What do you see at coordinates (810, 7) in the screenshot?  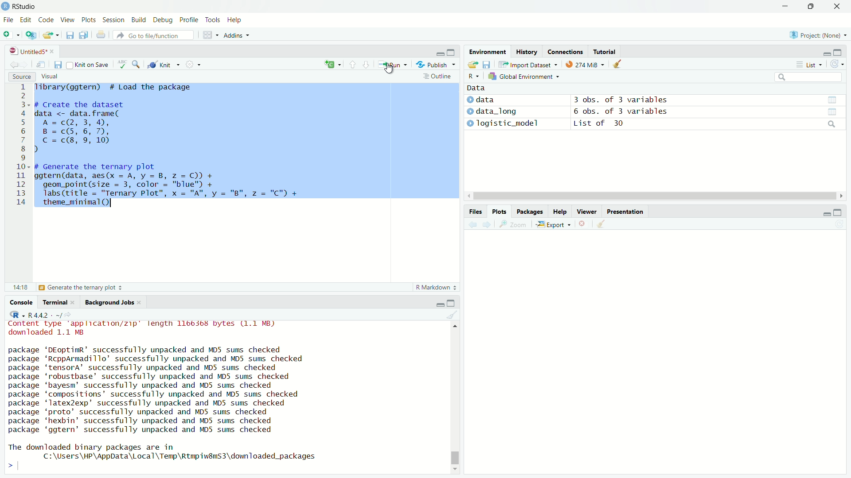 I see `maximise` at bounding box center [810, 7].